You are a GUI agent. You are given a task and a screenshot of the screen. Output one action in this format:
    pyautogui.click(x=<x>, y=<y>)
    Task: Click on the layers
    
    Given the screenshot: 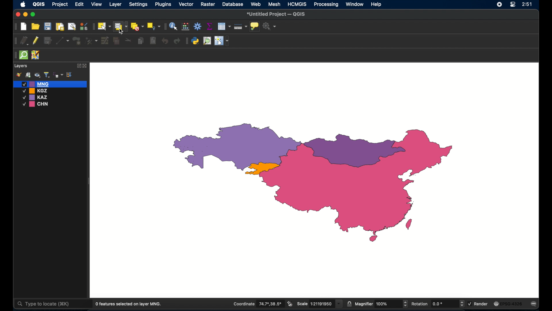 What is the action you would take?
    pyautogui.click(x=21, y=66)
    